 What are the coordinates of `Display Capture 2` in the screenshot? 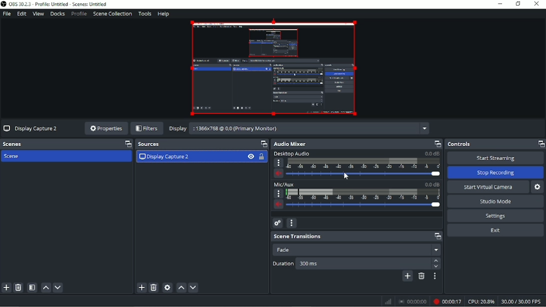 It's located at (32, 129).